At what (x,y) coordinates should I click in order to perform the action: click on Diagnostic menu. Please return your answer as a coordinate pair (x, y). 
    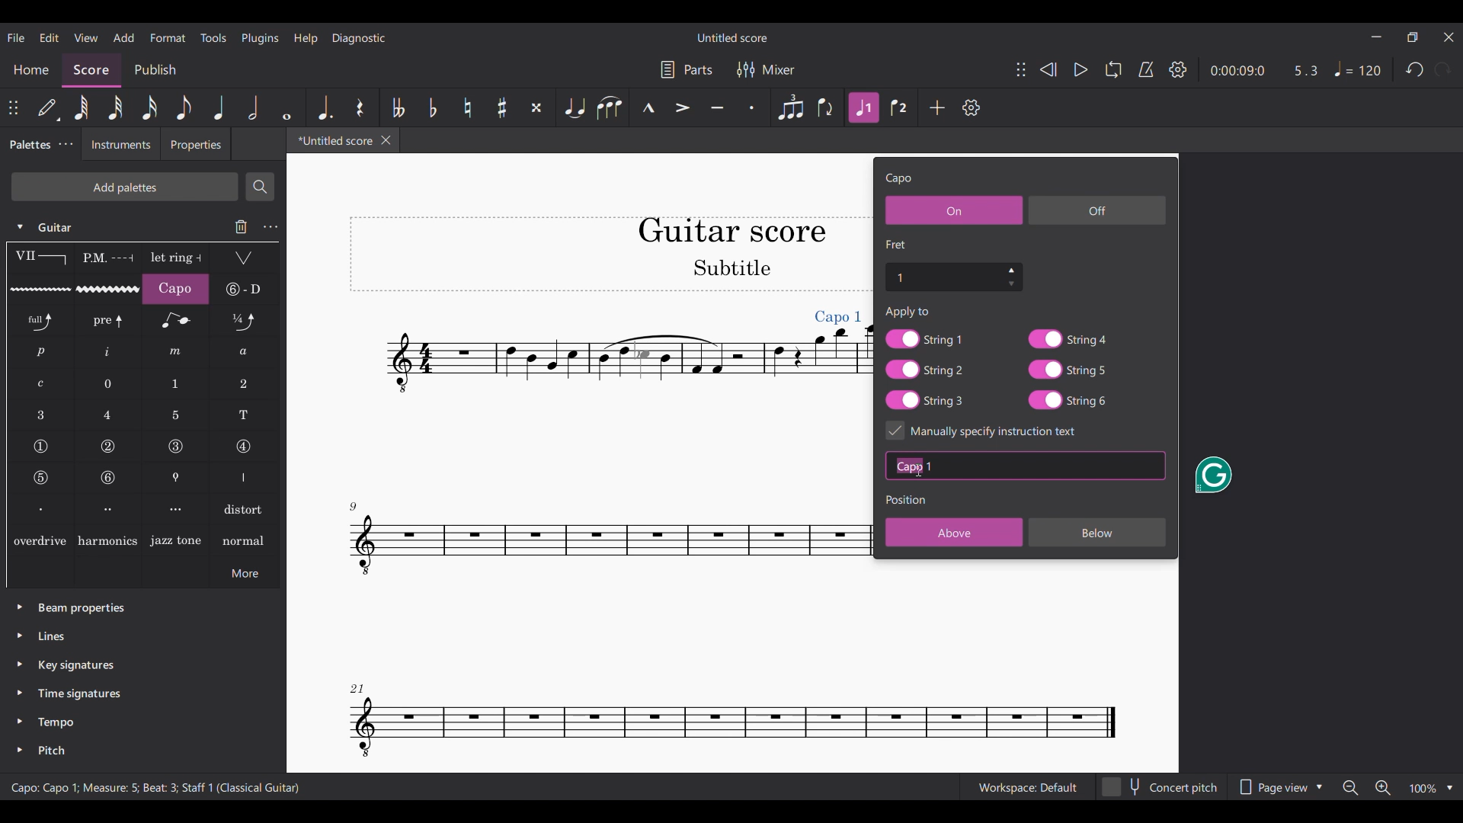
    Looking at the image, I should click on (359, 39).